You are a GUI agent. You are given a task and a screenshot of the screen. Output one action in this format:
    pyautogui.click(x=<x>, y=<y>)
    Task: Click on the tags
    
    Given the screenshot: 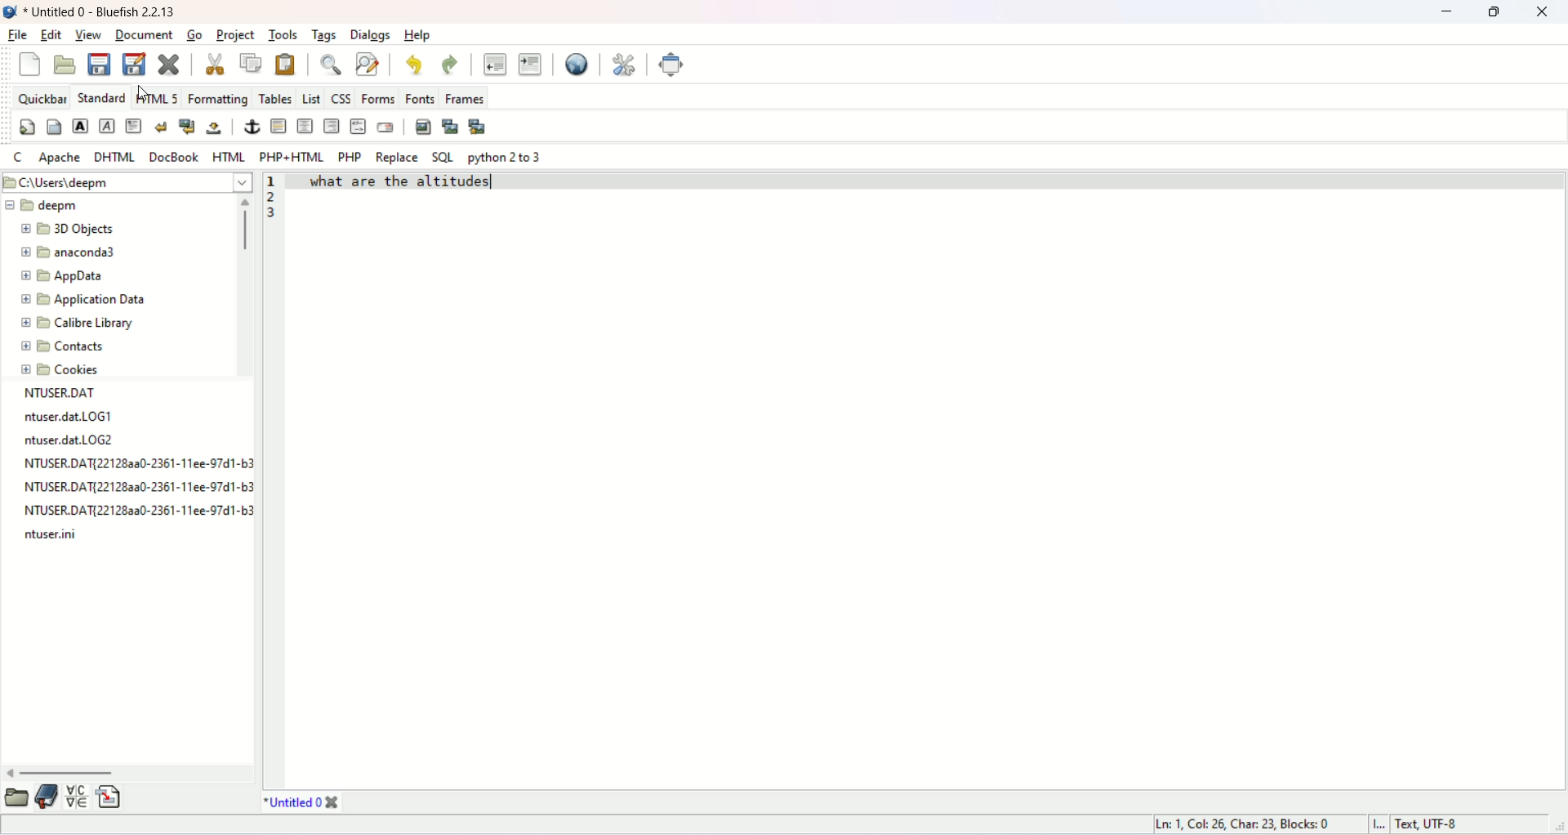 What is the action you would take?
    pyautogui.click(x=323, y=36)
    